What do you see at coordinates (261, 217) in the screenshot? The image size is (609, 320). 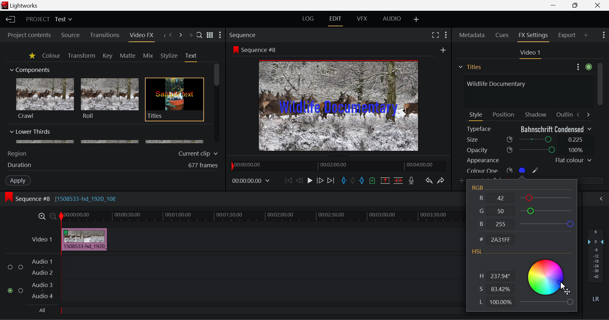 I see `Project Timeline` at bounding box center [261, 217].